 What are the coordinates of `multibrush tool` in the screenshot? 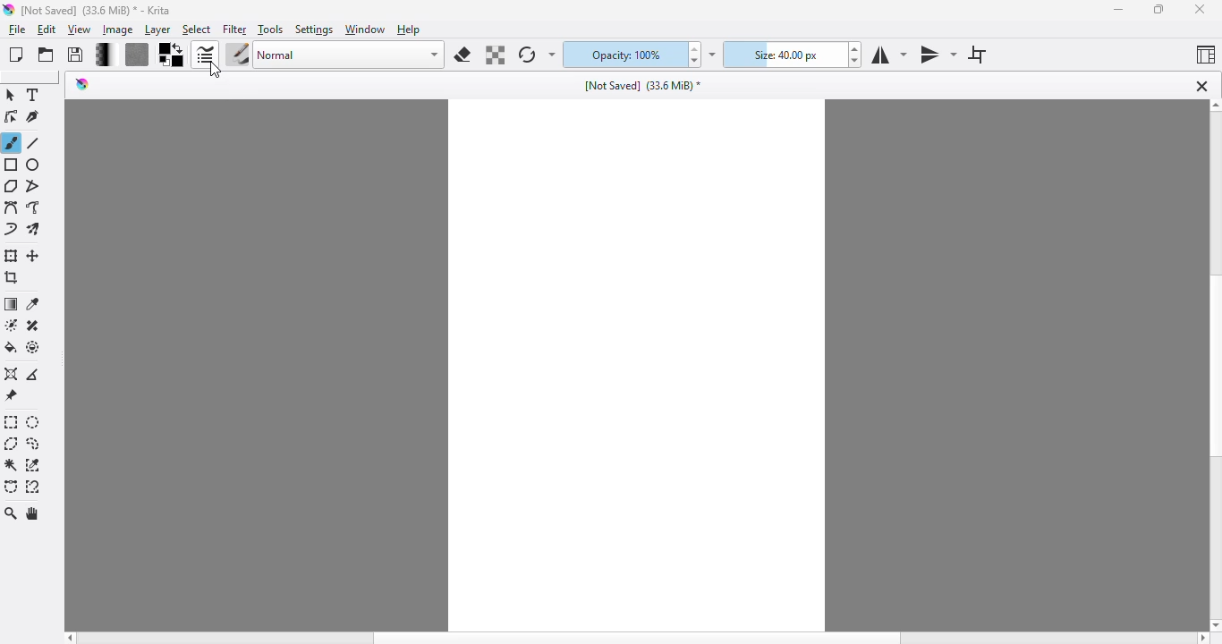 It's located at (36, 230).